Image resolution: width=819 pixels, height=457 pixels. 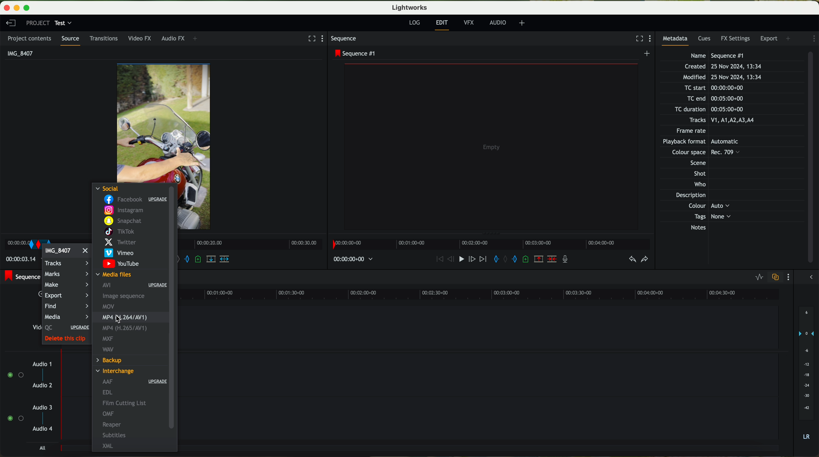 I want to click on play, so click(x=458, y=260).